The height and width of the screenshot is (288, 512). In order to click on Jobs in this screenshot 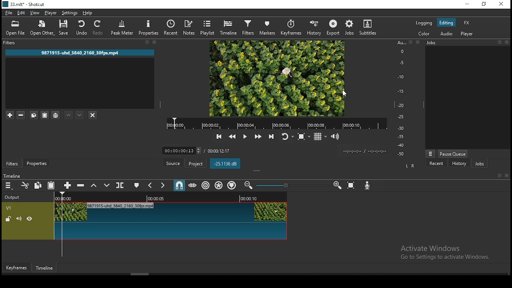, I will do `click(435, 43)`.